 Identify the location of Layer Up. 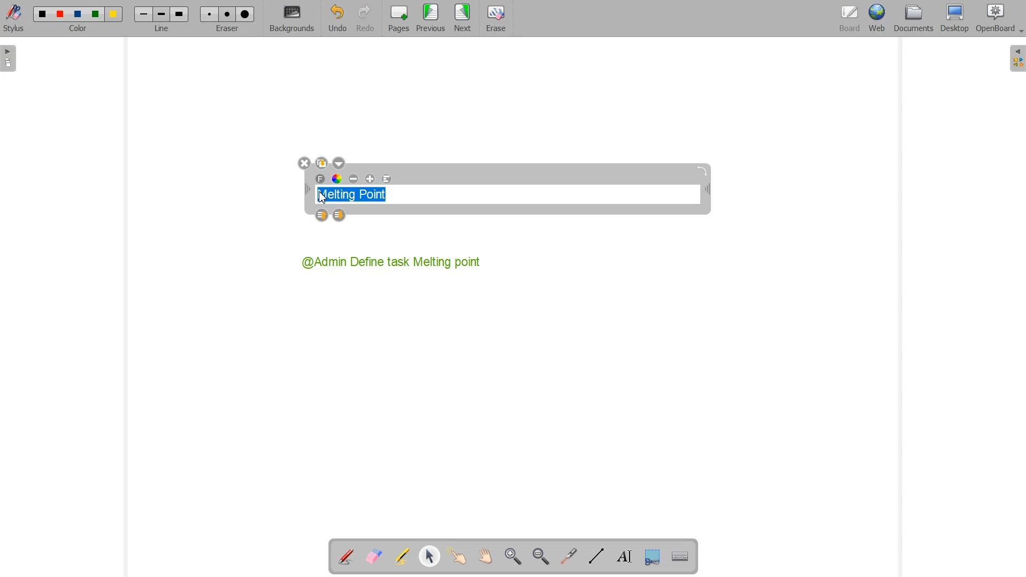
(323, 216).